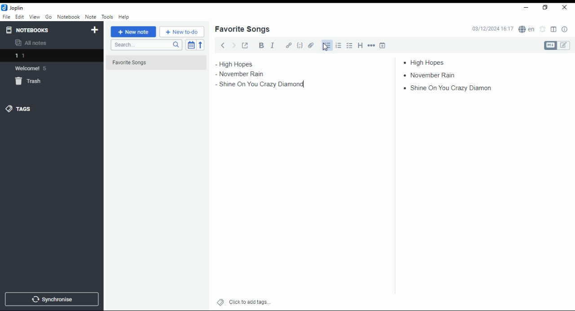  Describe the element at coordinates (33, 43) in the screenshot. I see `all notes` at that location.